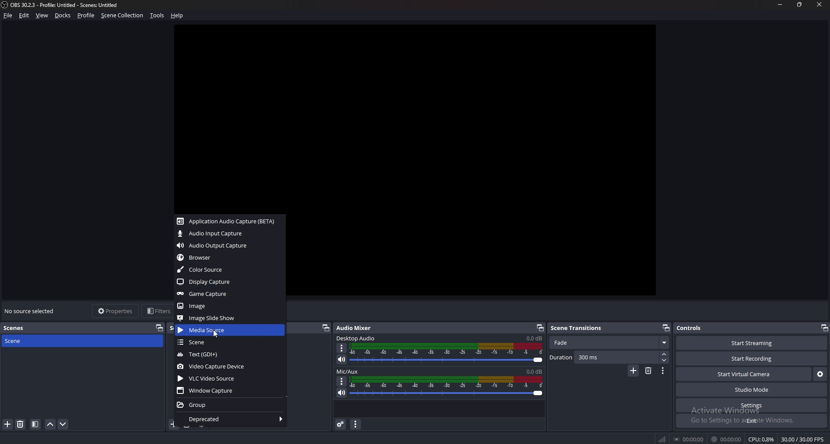 This screenshot has height=444, width=830. What do you see at coordinates (820, 374) in the screenshot?
I see `Virtual camera settings` at bounding box center [820, 374].